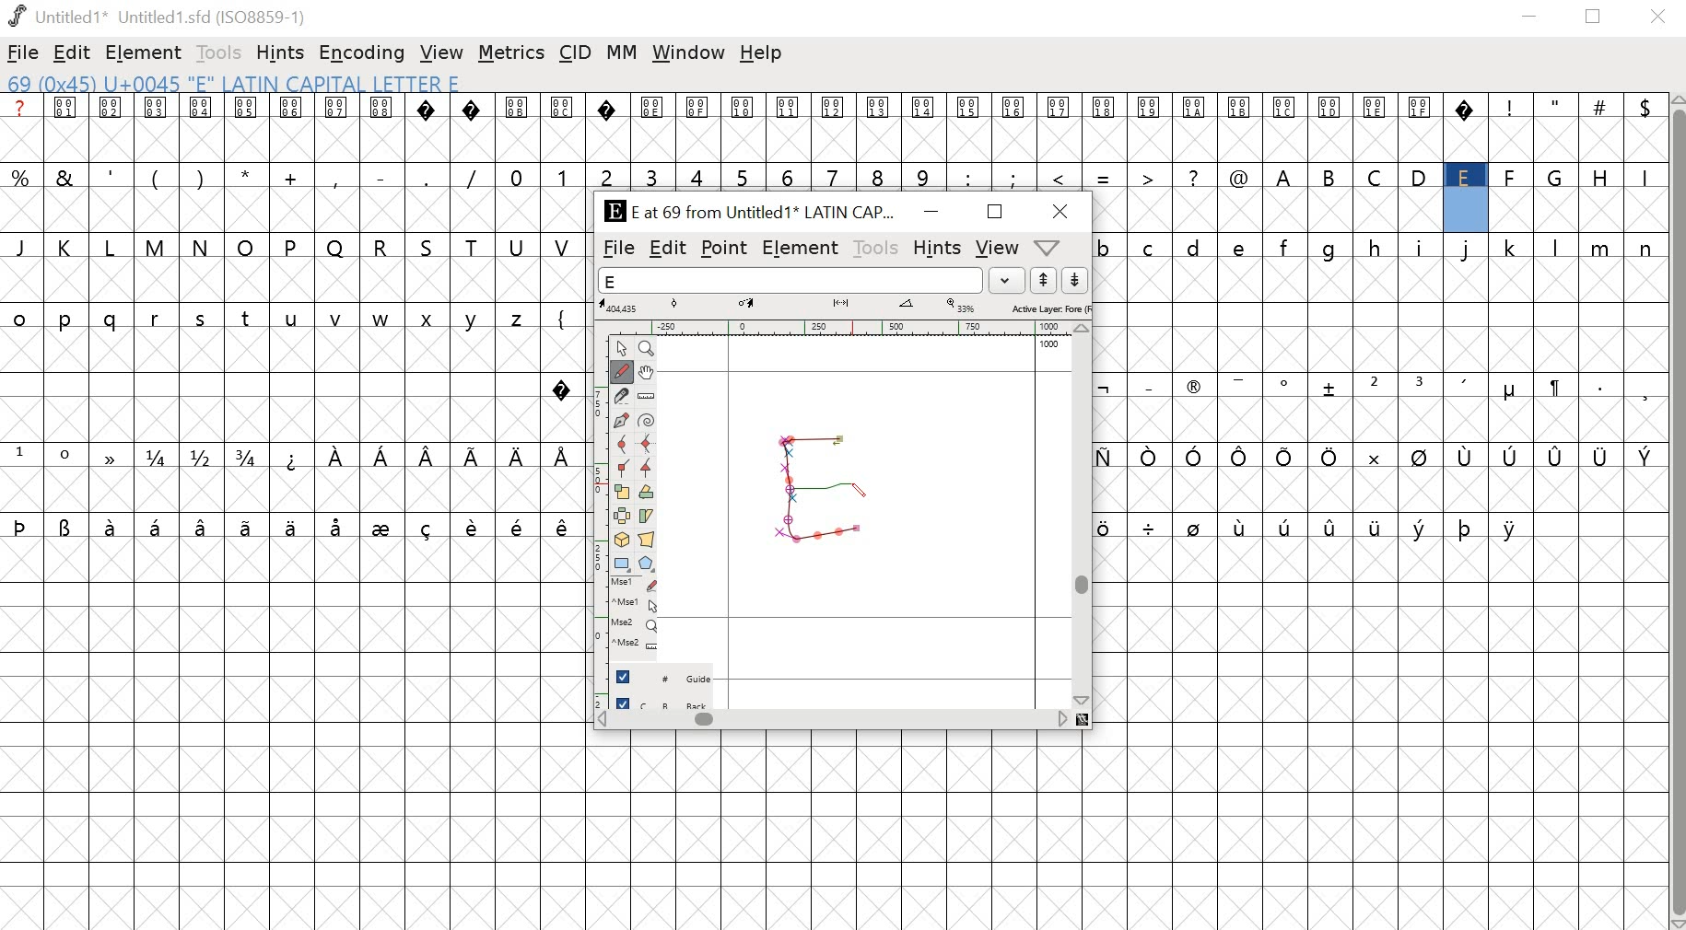 This screenshot has width=1686, height=930. Describe the element at coordinates (297, 281) in the screenshot. I see `empty cells` at that location.